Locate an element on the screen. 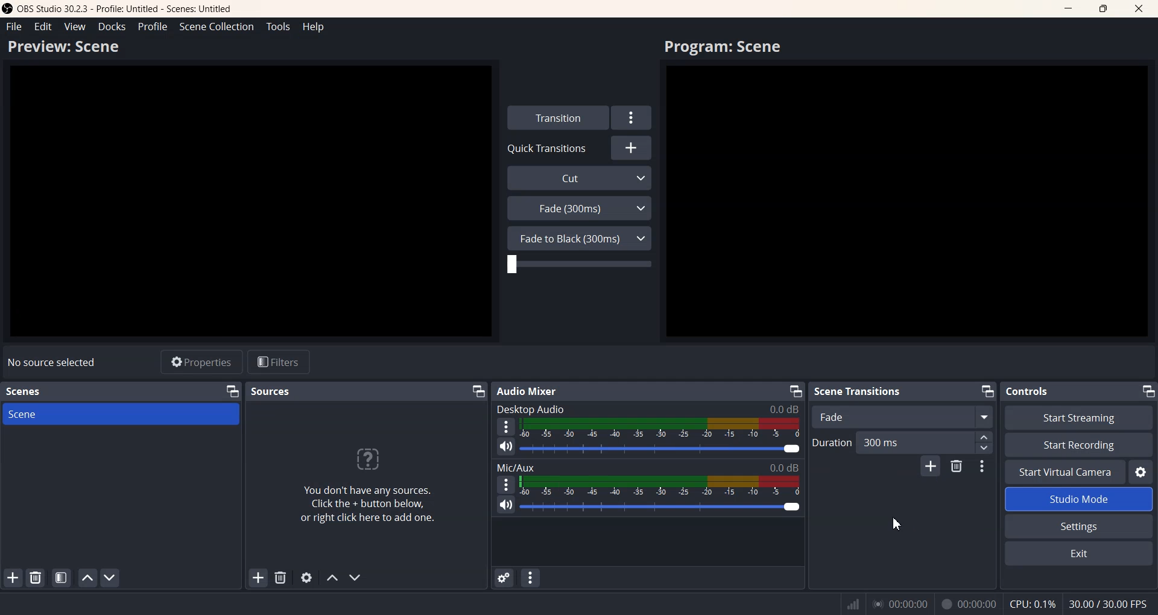  Help is located at coordinates (315, 27).